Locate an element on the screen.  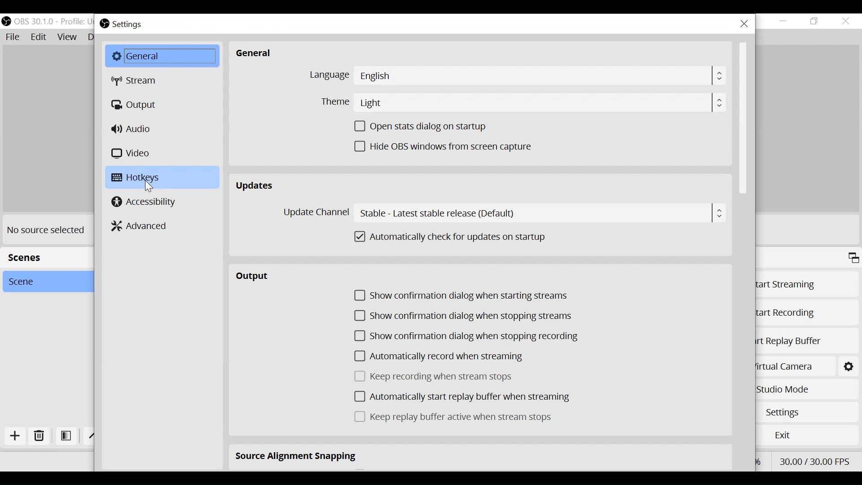
(un)check replay buffer active when stream stops is located at coordinates (454, 417).